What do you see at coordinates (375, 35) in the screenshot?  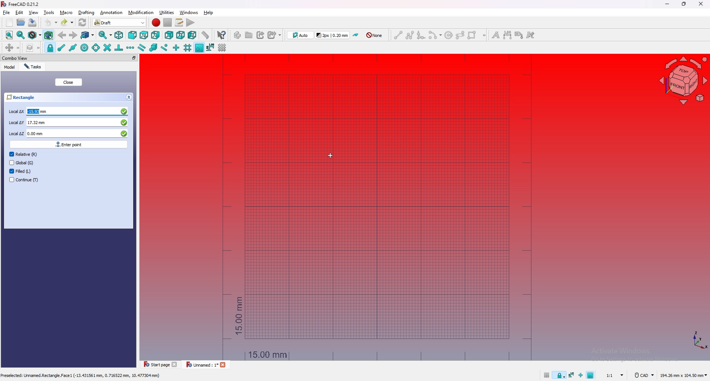 I see `auto group` at bounding box center [375, 35].